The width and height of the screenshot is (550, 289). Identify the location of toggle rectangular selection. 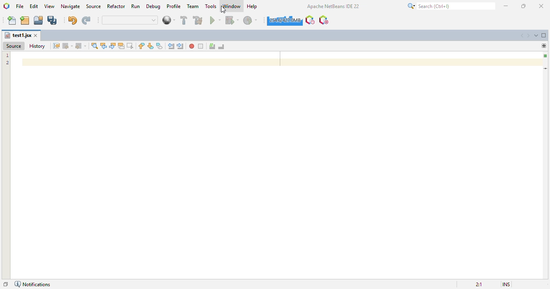
(130, 45).